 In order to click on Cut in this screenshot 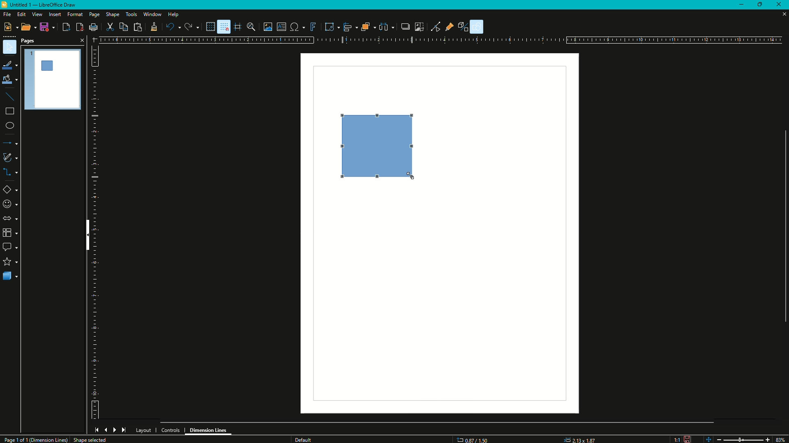, I will do `click(110, 27)`.